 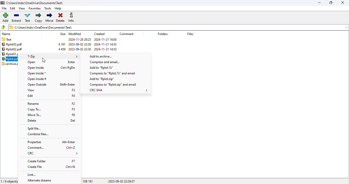 I want to click on rename, so click(x=33, y=103).